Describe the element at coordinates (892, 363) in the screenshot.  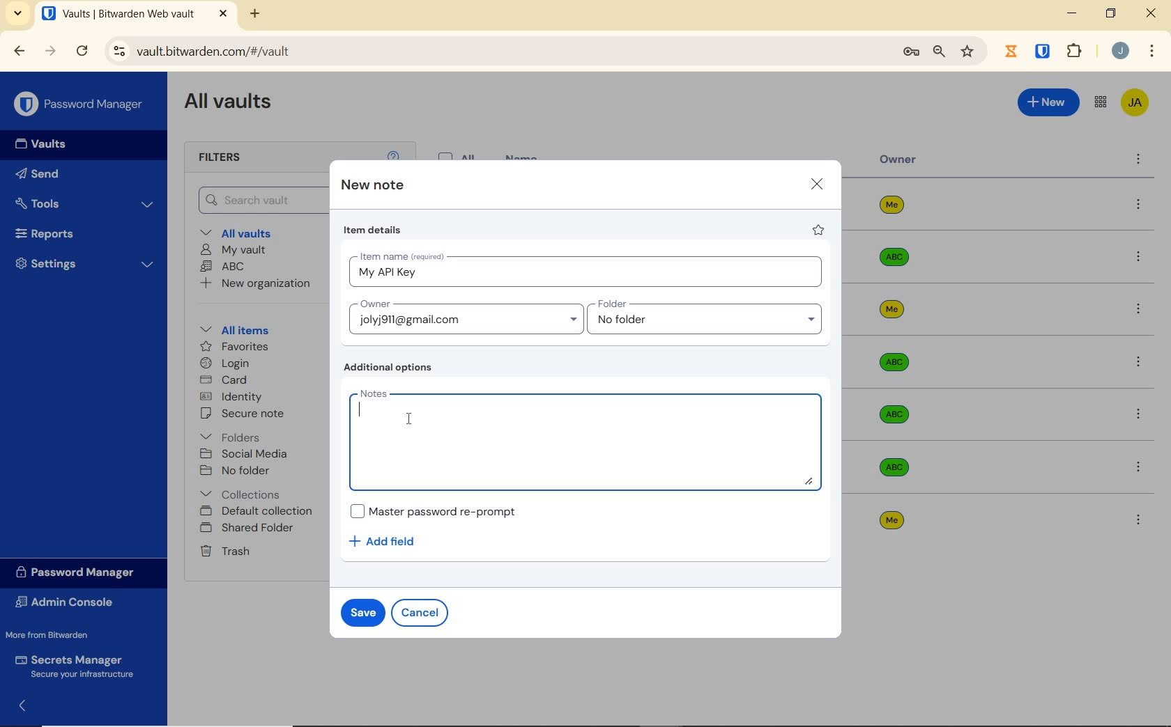
I see `Owner Name` at that location.